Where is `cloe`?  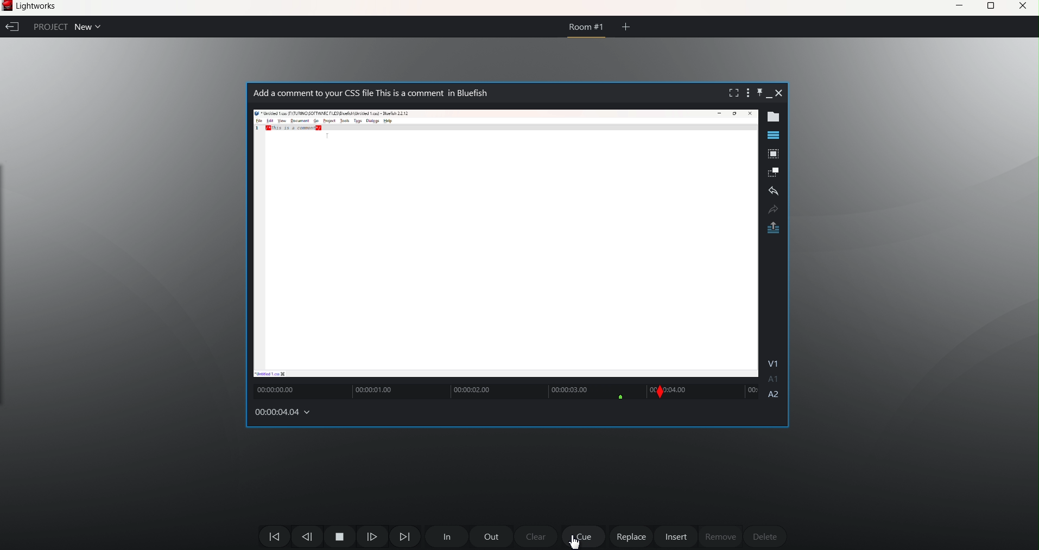
cloe is located at coordinates (1023, 8).